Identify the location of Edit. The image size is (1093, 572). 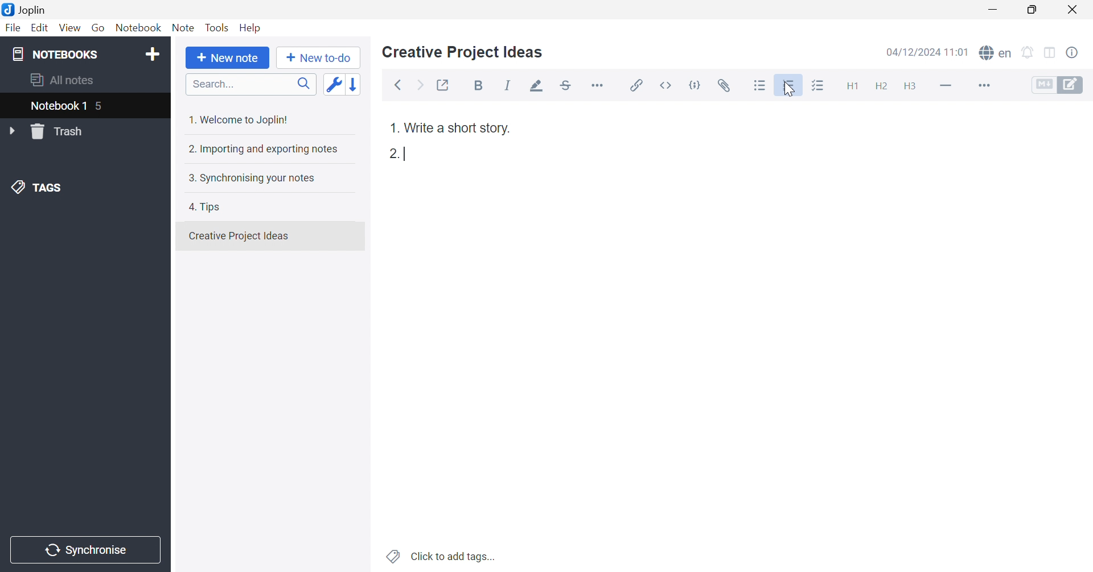
(40, 30).